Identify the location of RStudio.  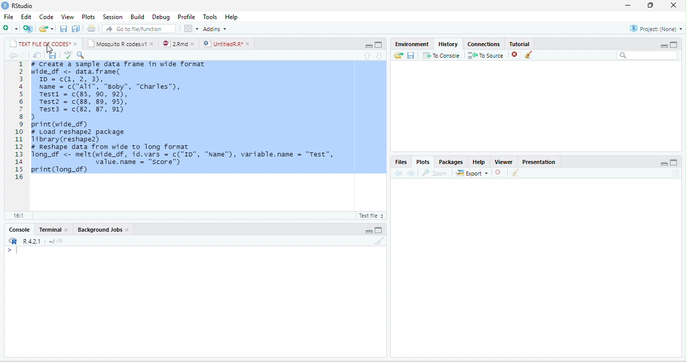
(23, 6).